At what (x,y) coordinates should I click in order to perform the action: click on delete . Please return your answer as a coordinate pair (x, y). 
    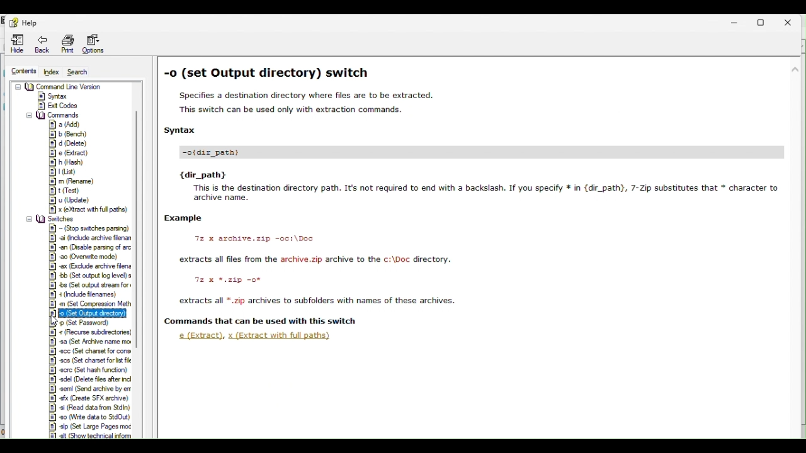
    Looking at the image, I should click on (69, 143).